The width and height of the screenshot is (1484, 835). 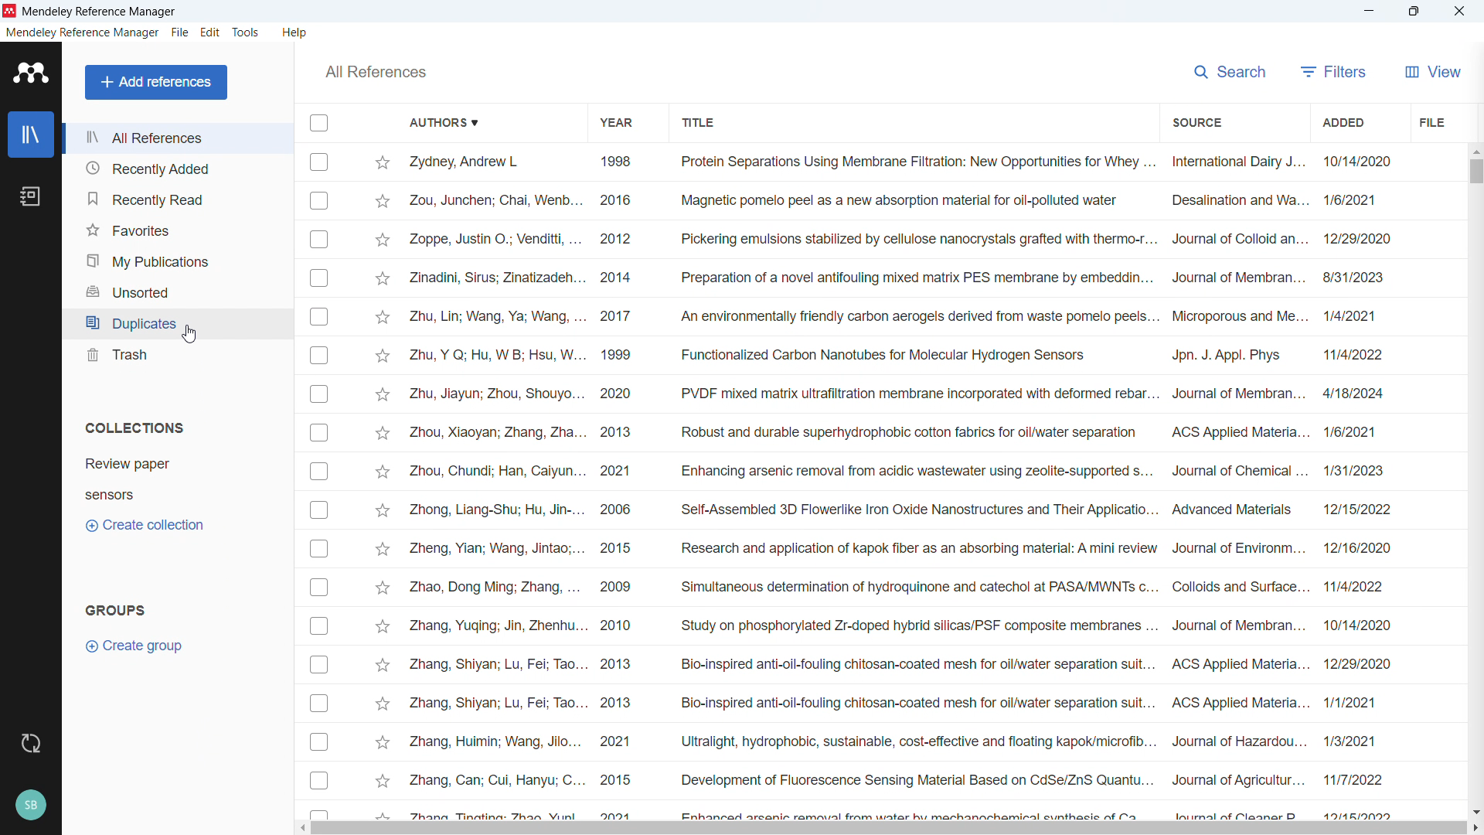 I want to click on Sort by authors , so click(x=444, y=123).